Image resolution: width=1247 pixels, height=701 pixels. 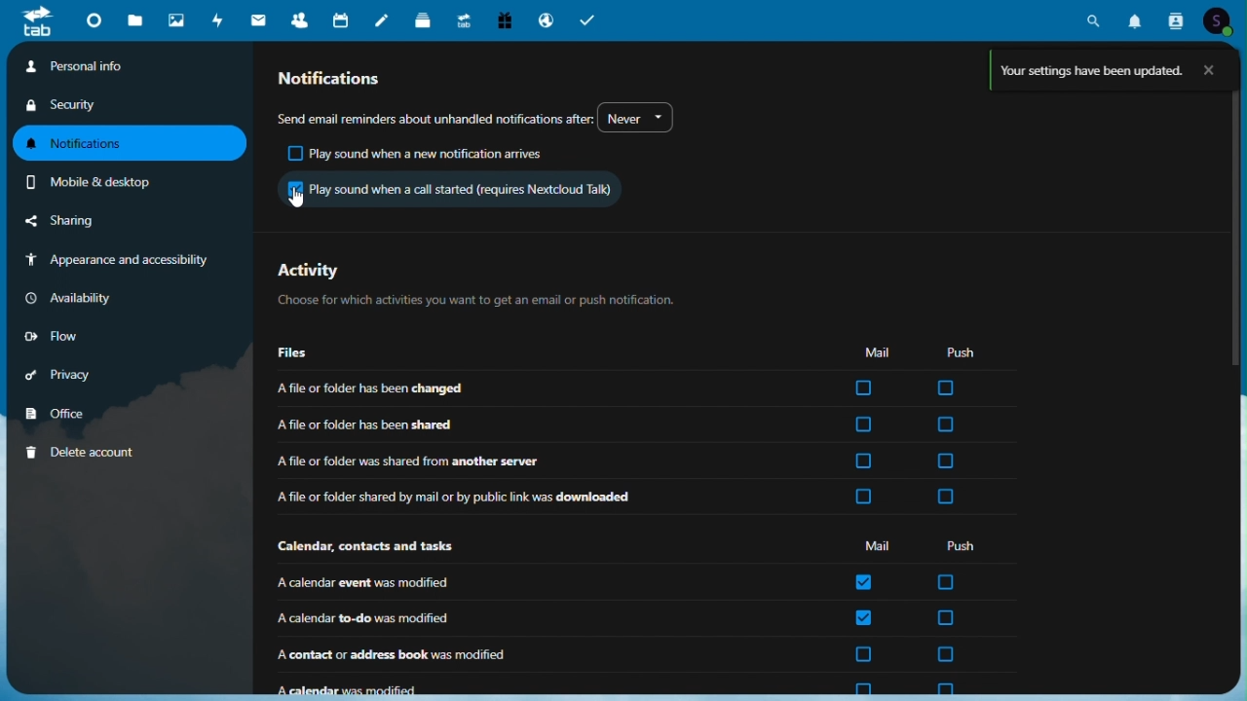 What do you see at coordinates (1111, 70) in the screenshot?
I see `Your settings has been updated` at bounding box center [1111, 70].